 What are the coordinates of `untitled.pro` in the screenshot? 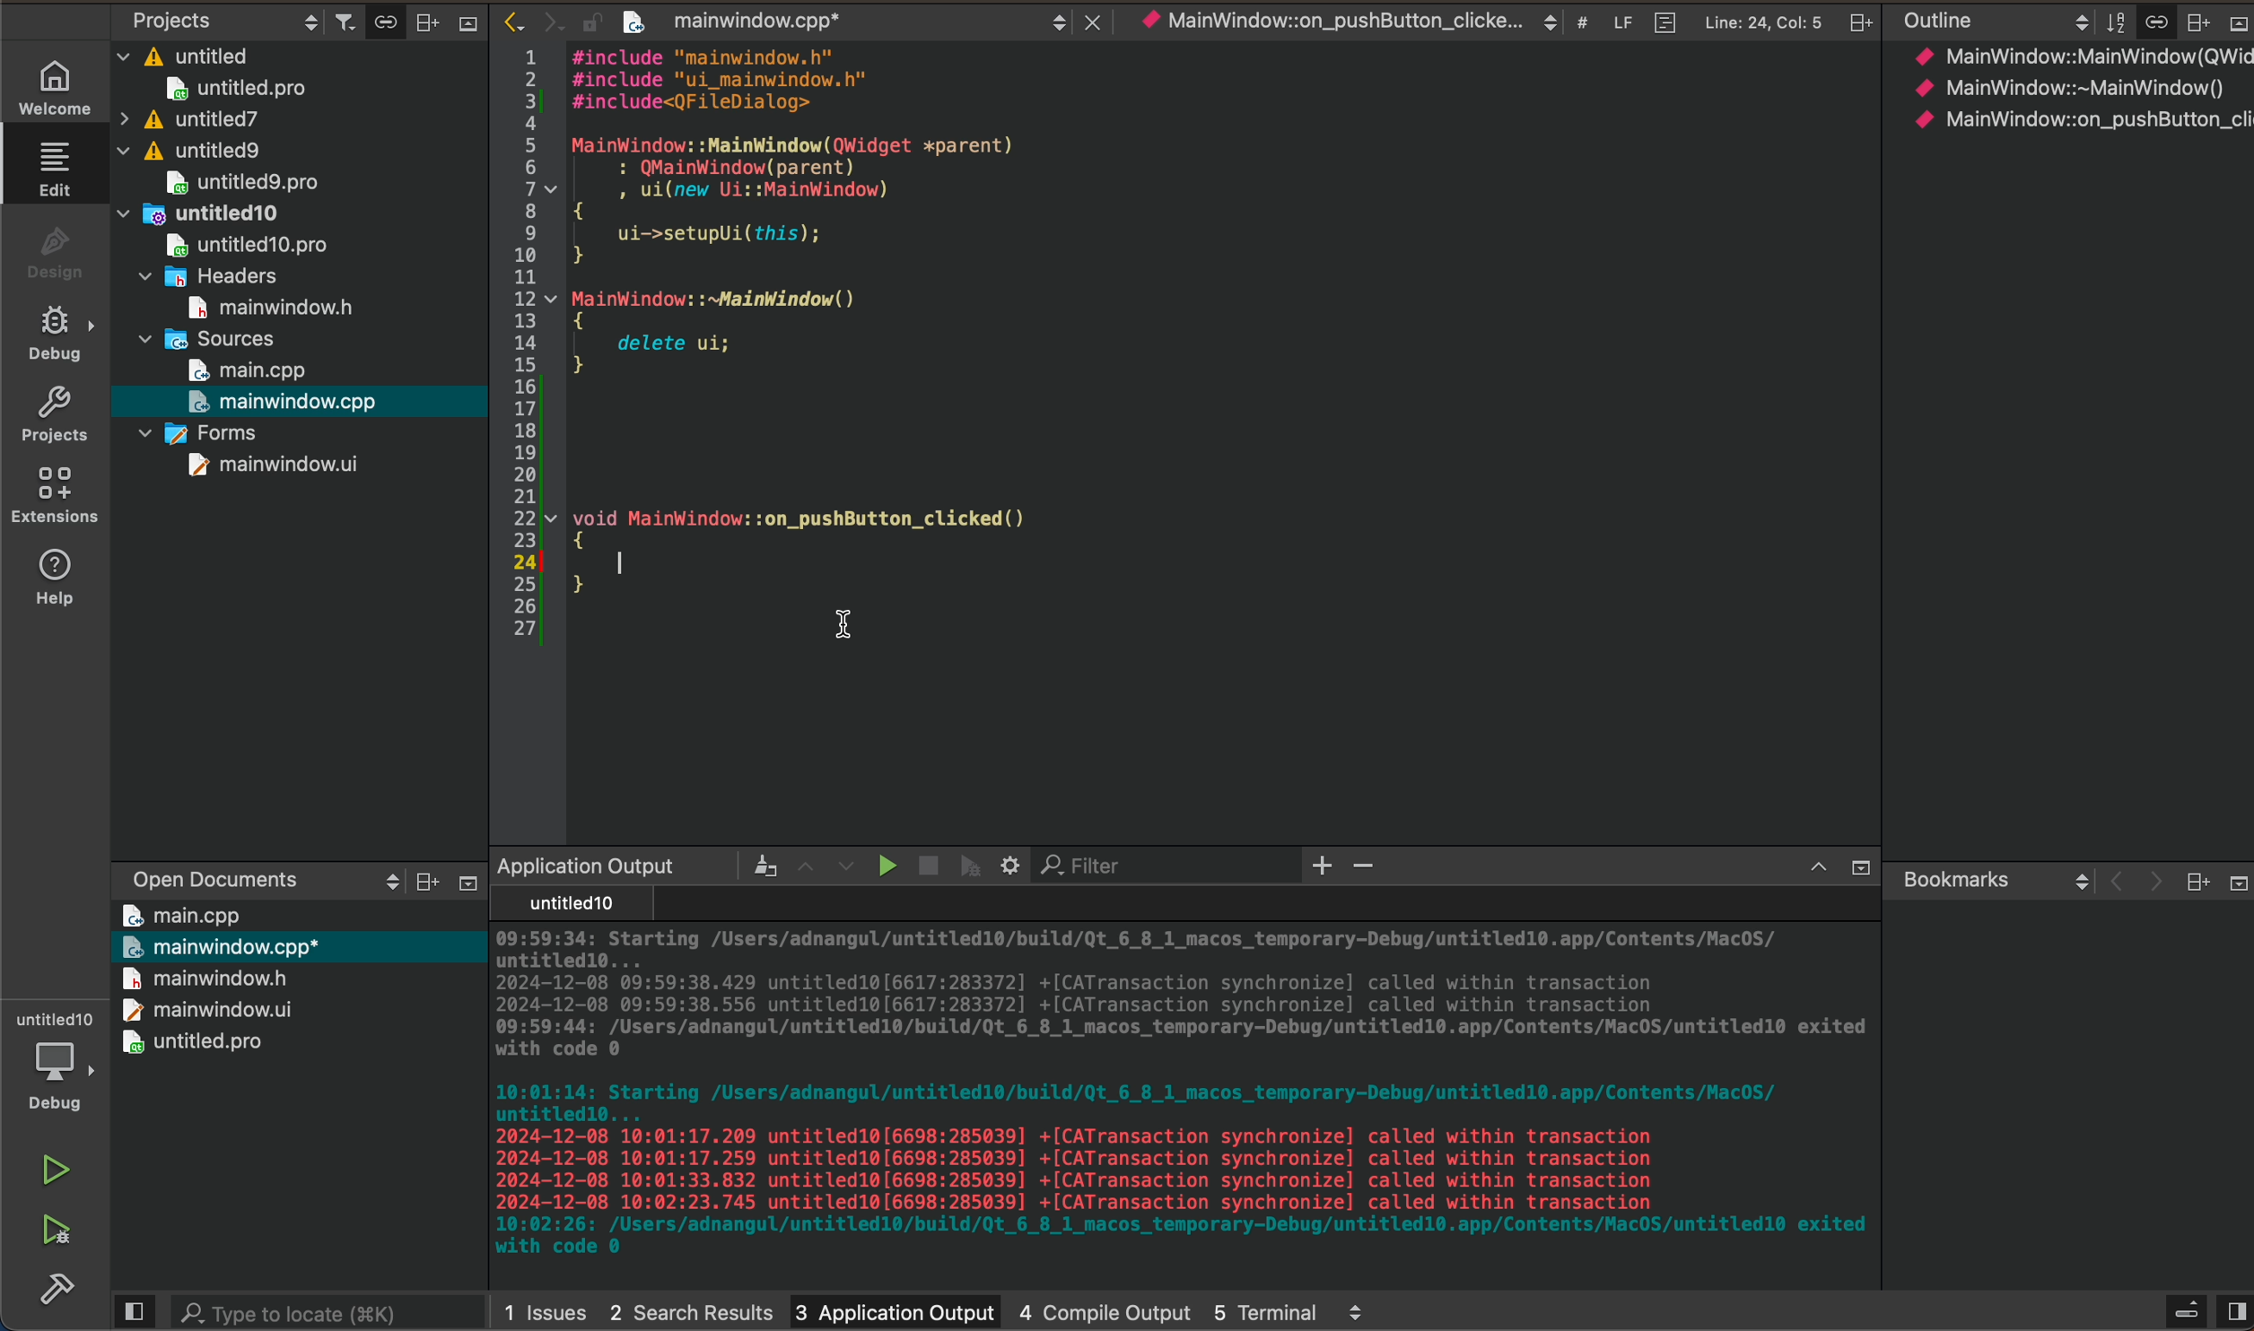 It's located at (195, 1043).